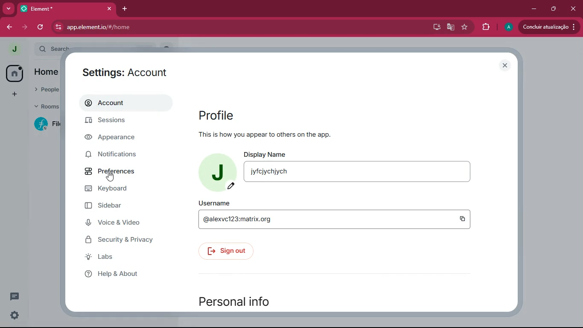  I want to click on labs, so click(118, 258).